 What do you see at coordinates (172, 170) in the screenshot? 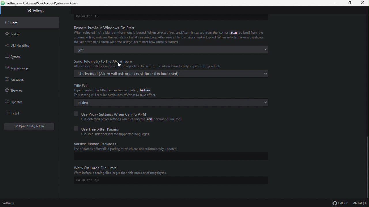
I see `Warn On Large File Limit Warn before opening file lager than this number of megabytes.` at bounding box center [172, 170].